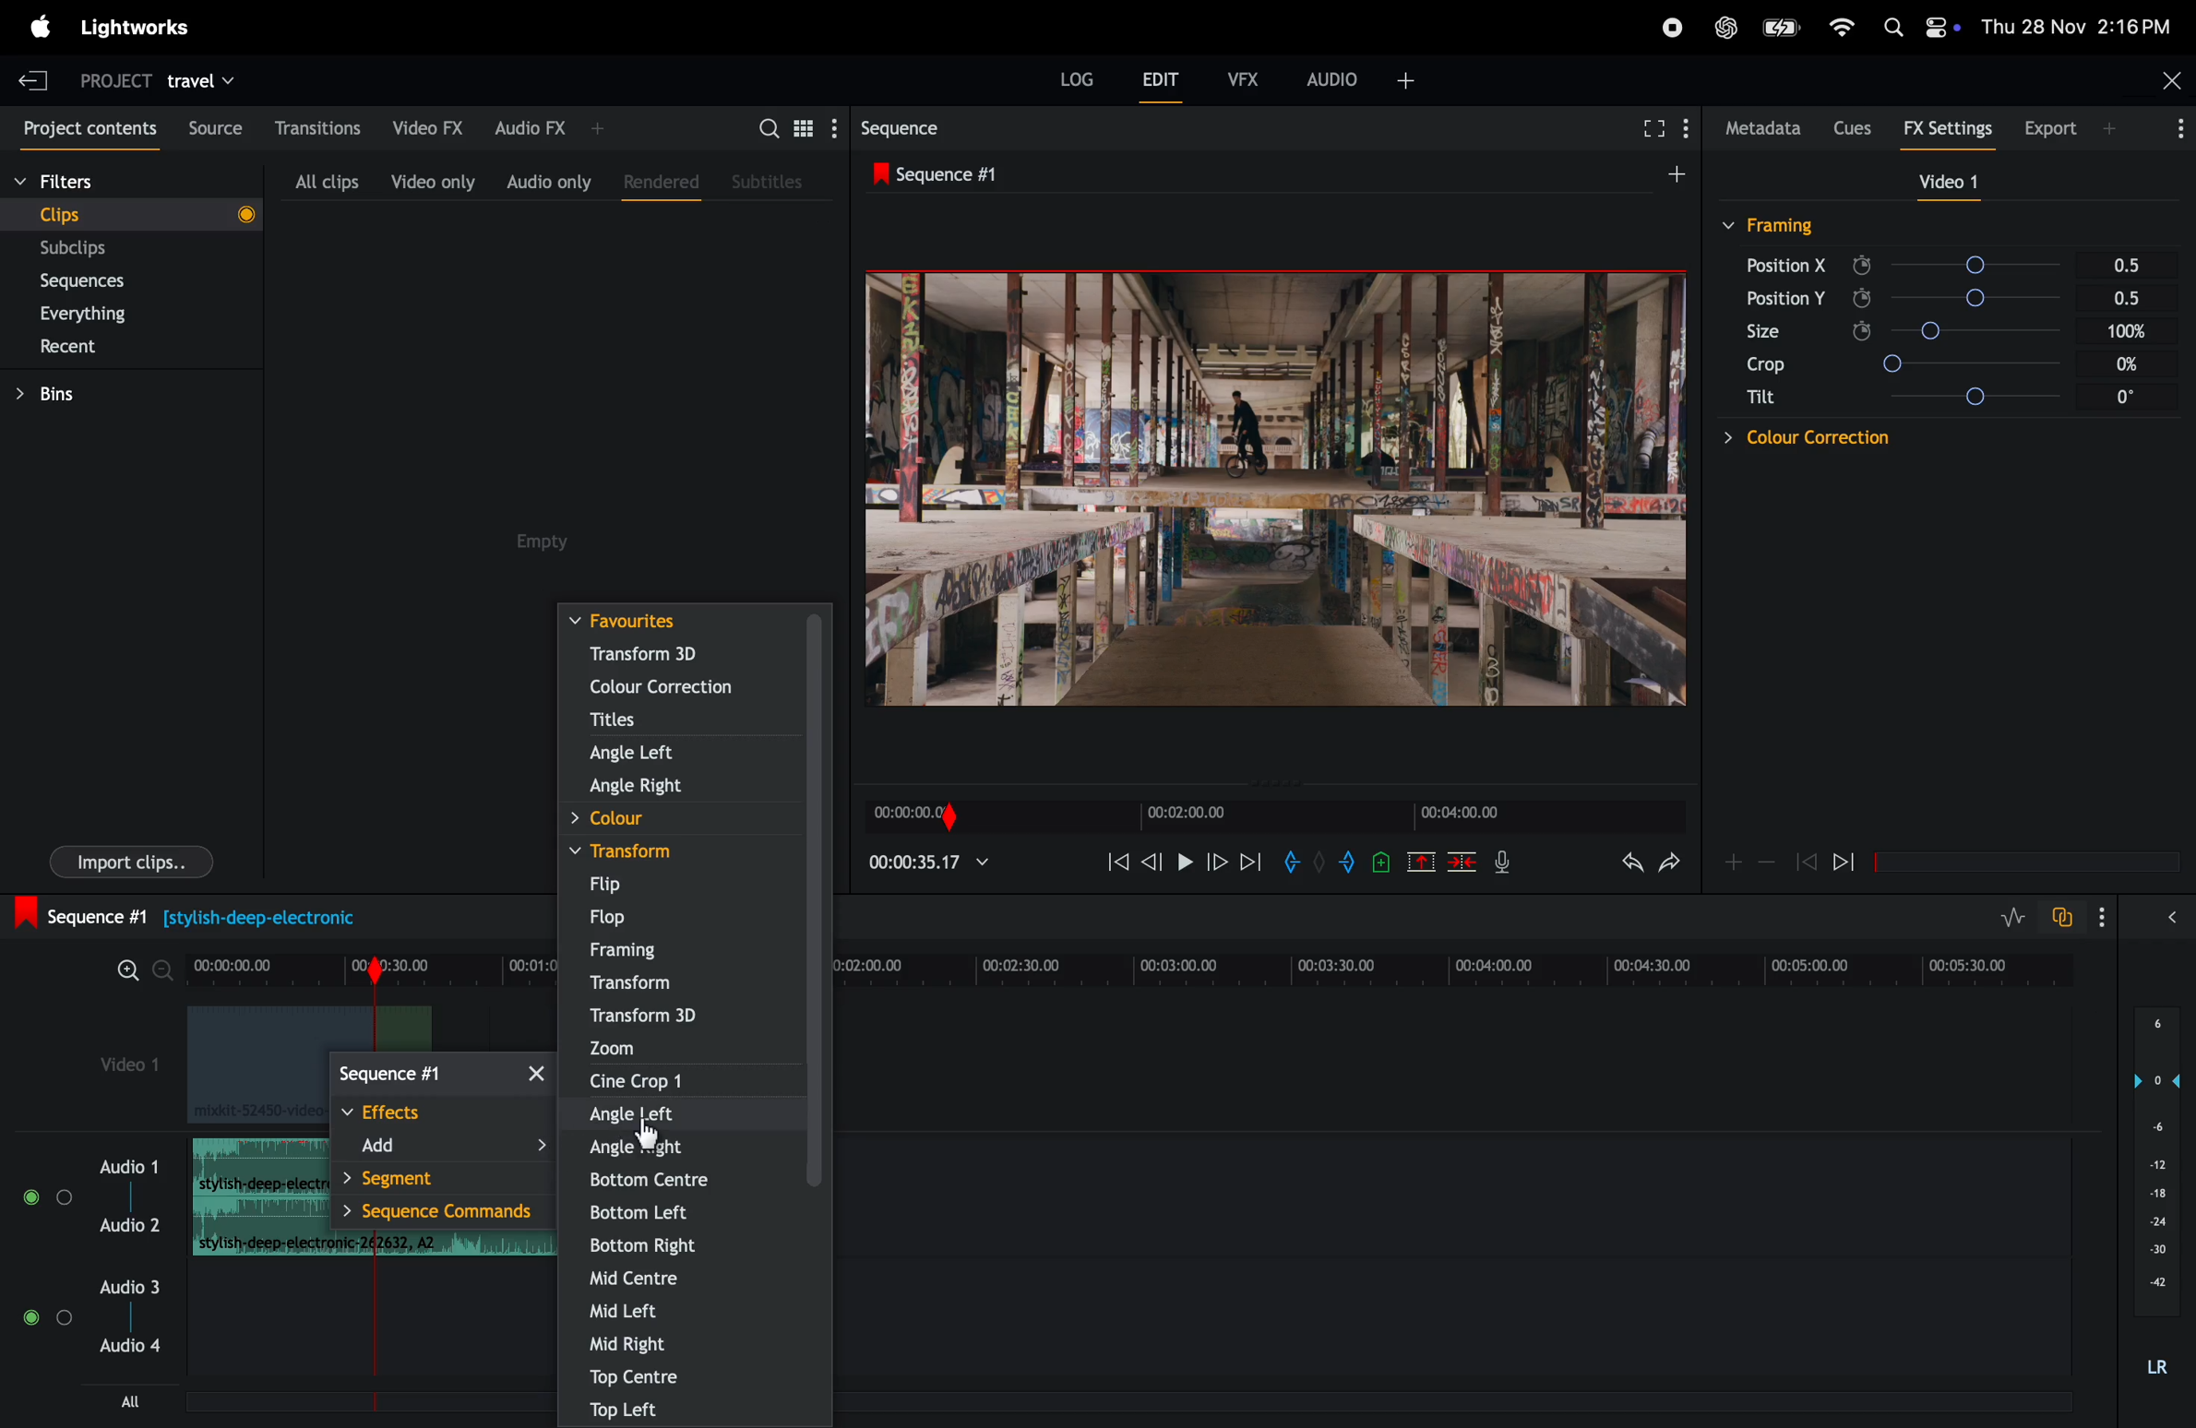 Image resolution: width=2196 pixels, height=1428 pixels. What do you see at coordinates (698, 1410) in the screenshot?
I see `top left` at bounding box center [698, 1410].